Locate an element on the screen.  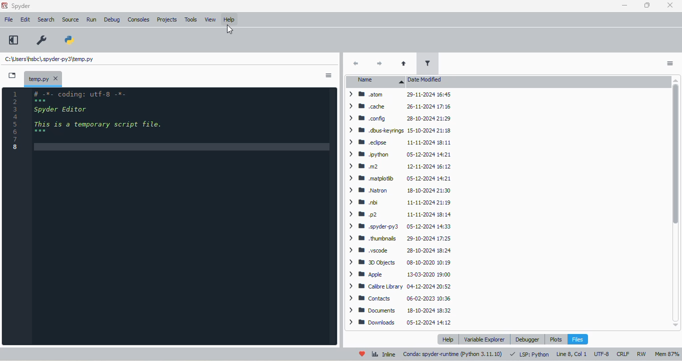
view is located at coordinates (210, 19).